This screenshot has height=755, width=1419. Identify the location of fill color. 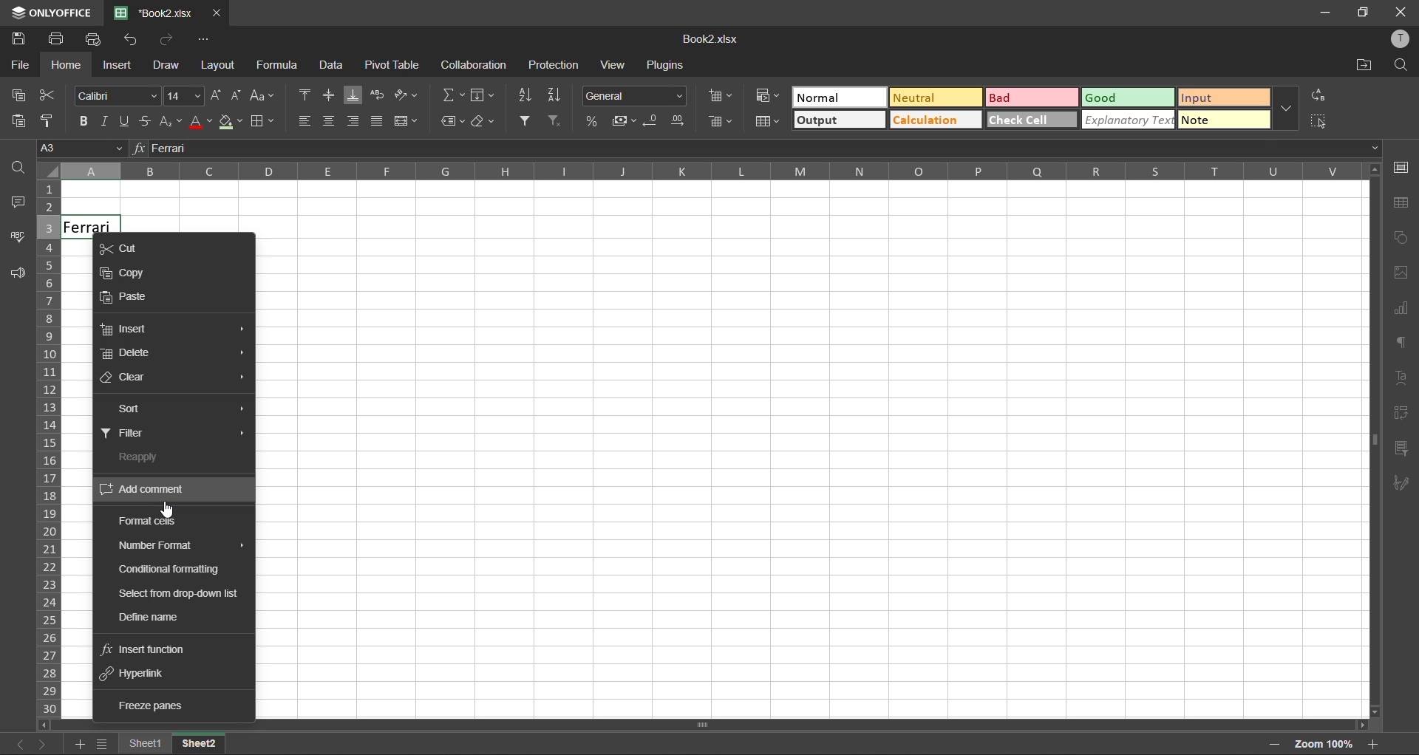
(228, 122).